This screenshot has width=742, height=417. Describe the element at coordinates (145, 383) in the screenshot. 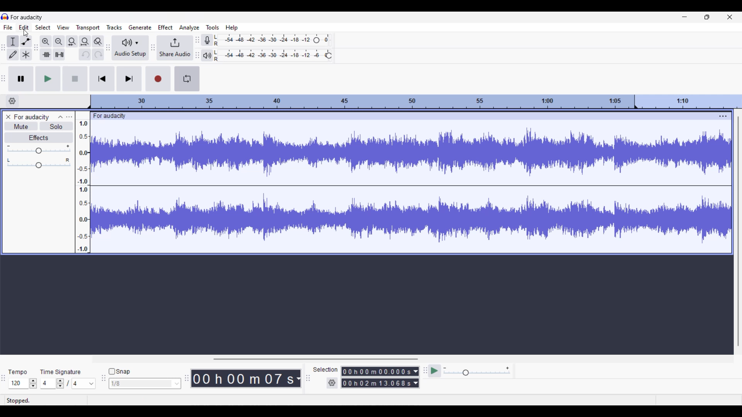

I see `1/8` at that location.